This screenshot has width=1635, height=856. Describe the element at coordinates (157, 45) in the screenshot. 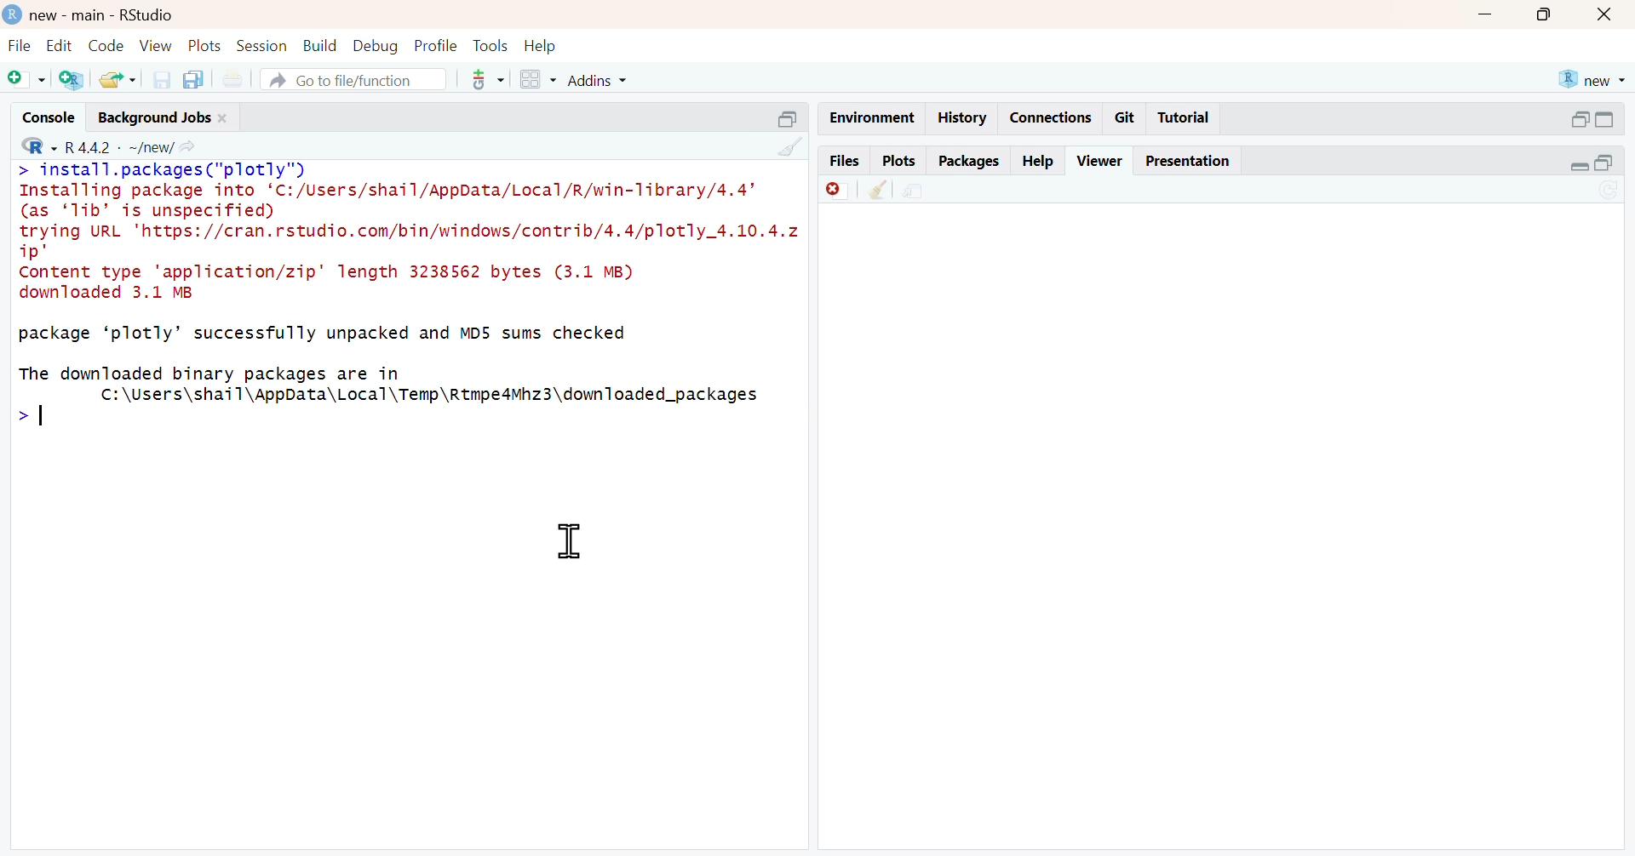

I see `view` at that location.